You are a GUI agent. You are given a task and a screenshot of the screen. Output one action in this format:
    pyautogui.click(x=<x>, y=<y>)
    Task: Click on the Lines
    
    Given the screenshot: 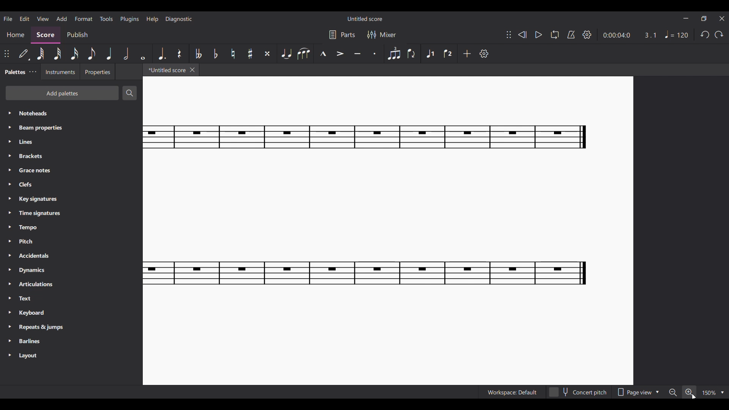 What is the action you would take?
    pyautogui.click(x=71, y=142)
    